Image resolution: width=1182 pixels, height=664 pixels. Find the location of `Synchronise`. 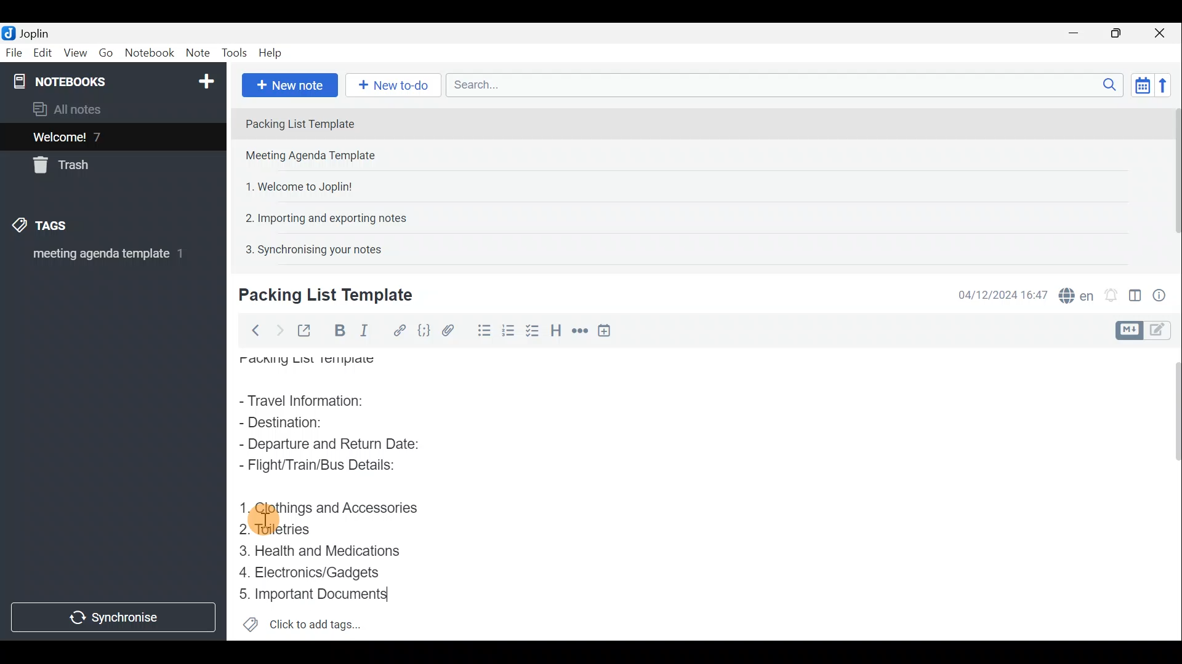

Synchronise is located at coordinates (115, 619).